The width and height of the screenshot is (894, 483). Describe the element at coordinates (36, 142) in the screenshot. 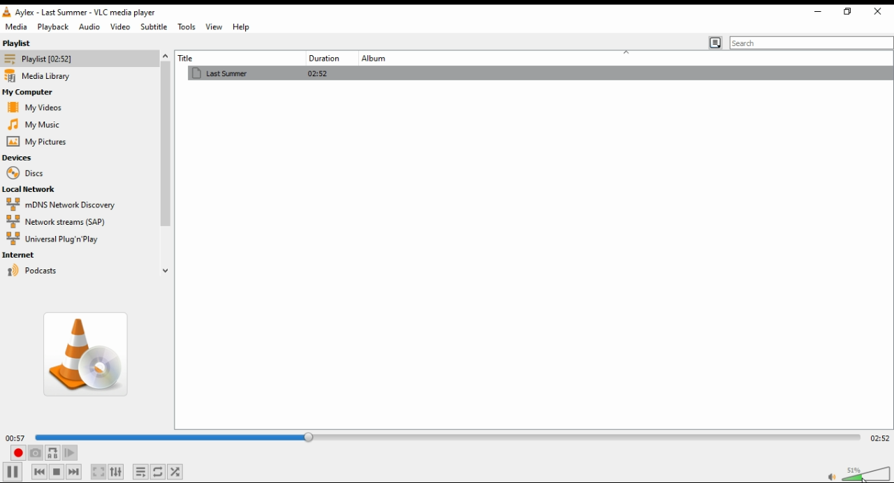

I see `my pictures` at that location.